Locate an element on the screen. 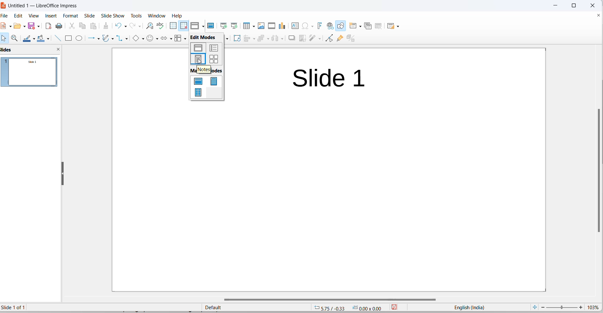 The width and height of the screenshot is (603, 313). Slide title is located at coordinates (323, 79).